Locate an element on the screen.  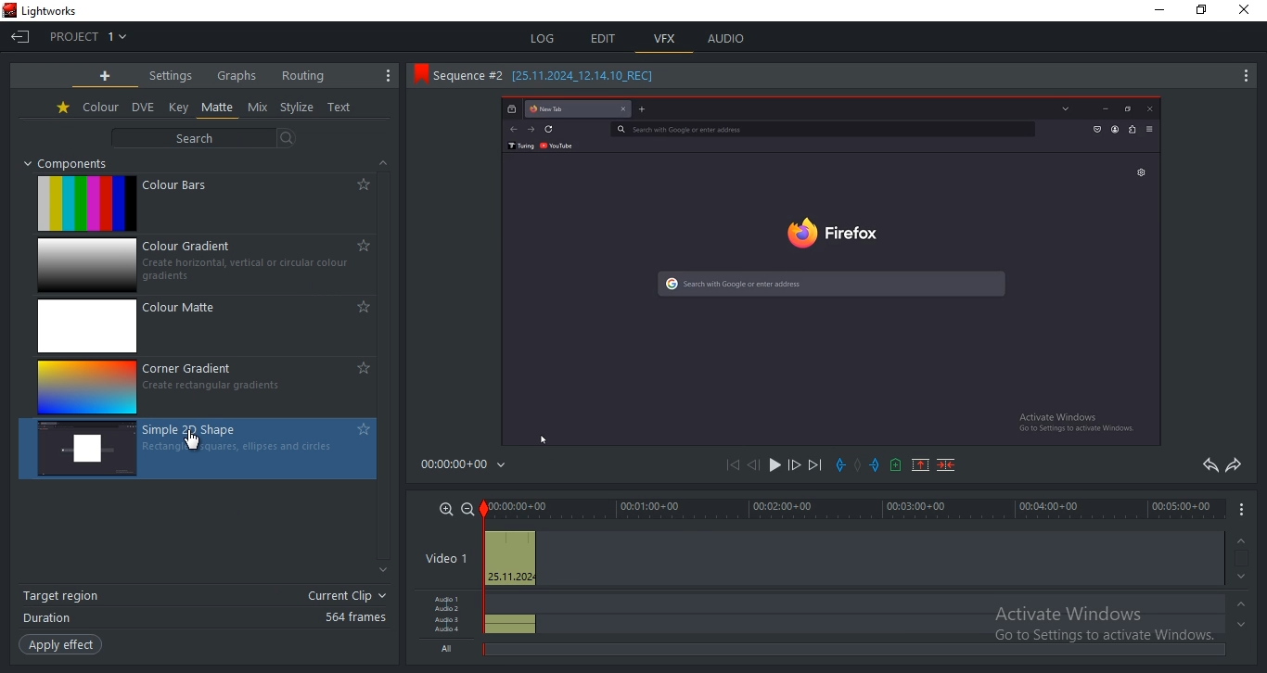
video 1 is located at coordinates (442, 560).